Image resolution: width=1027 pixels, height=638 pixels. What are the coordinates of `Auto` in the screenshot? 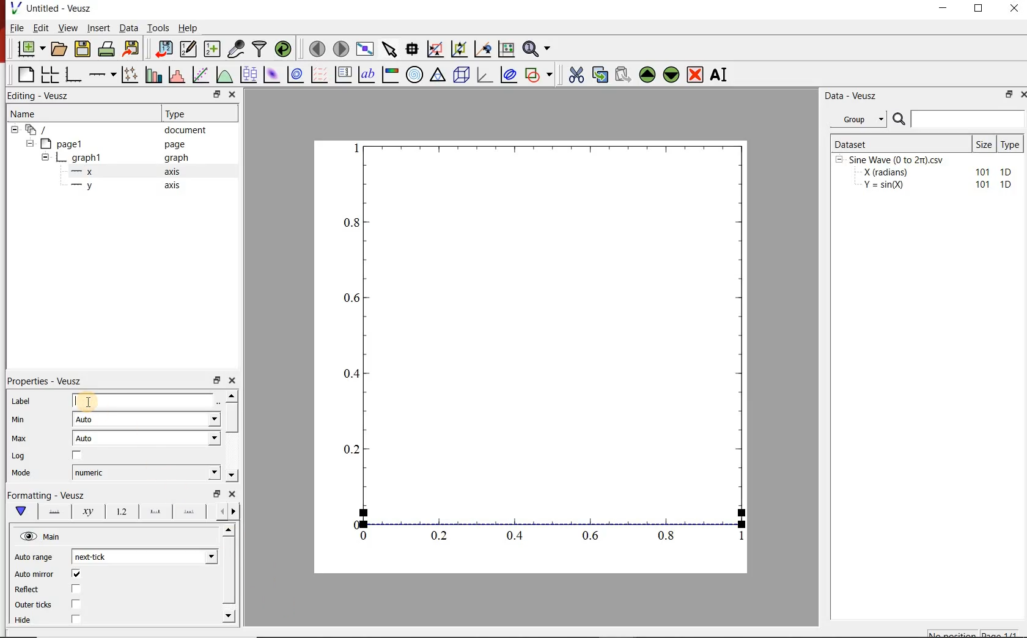 It's located at (147, 420).